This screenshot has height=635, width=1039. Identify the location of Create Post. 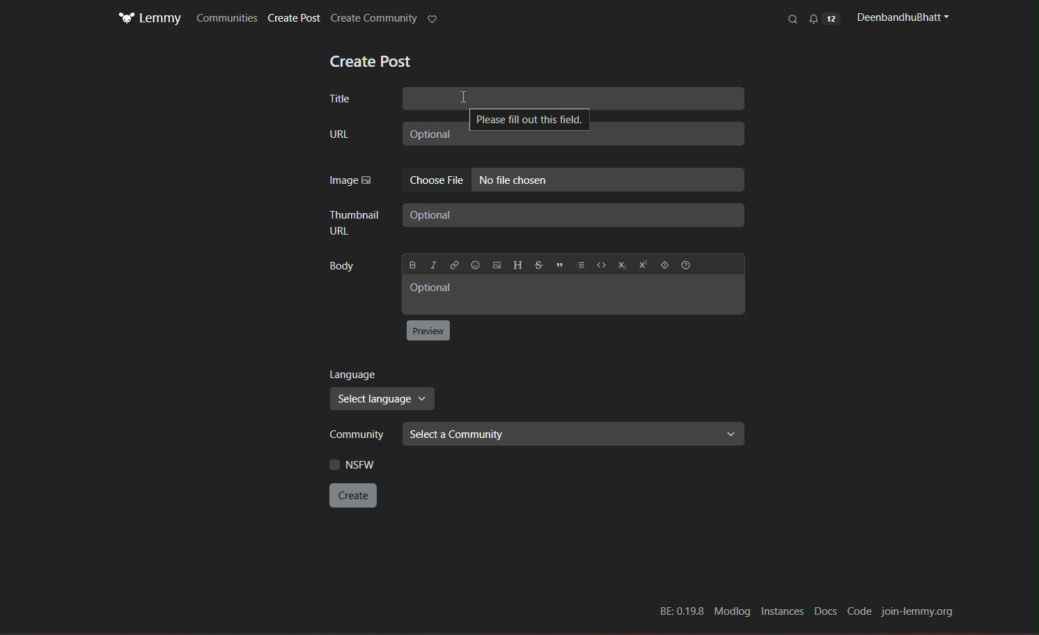
(296, 19).